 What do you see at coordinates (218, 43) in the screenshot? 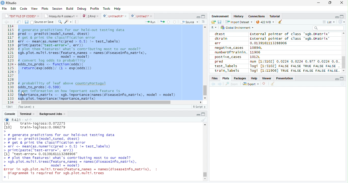
I see `err` at bounding box center [218, 43].